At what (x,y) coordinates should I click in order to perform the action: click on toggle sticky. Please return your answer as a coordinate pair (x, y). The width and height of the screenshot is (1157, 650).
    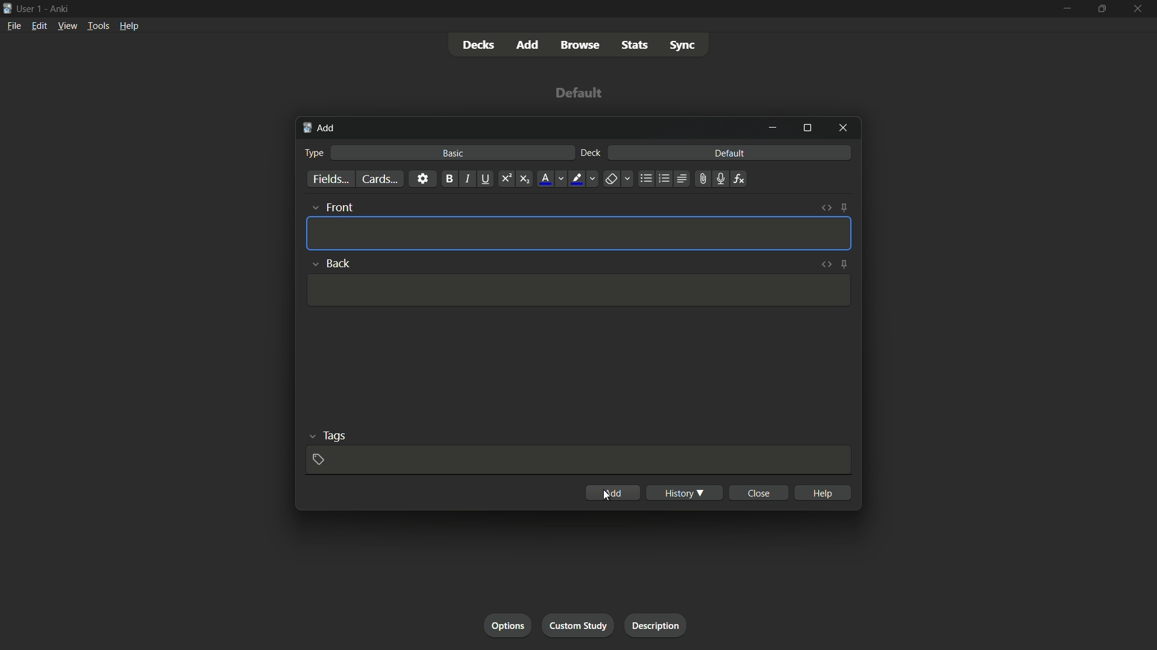
    Looking at the image, I should click on (845, 208).